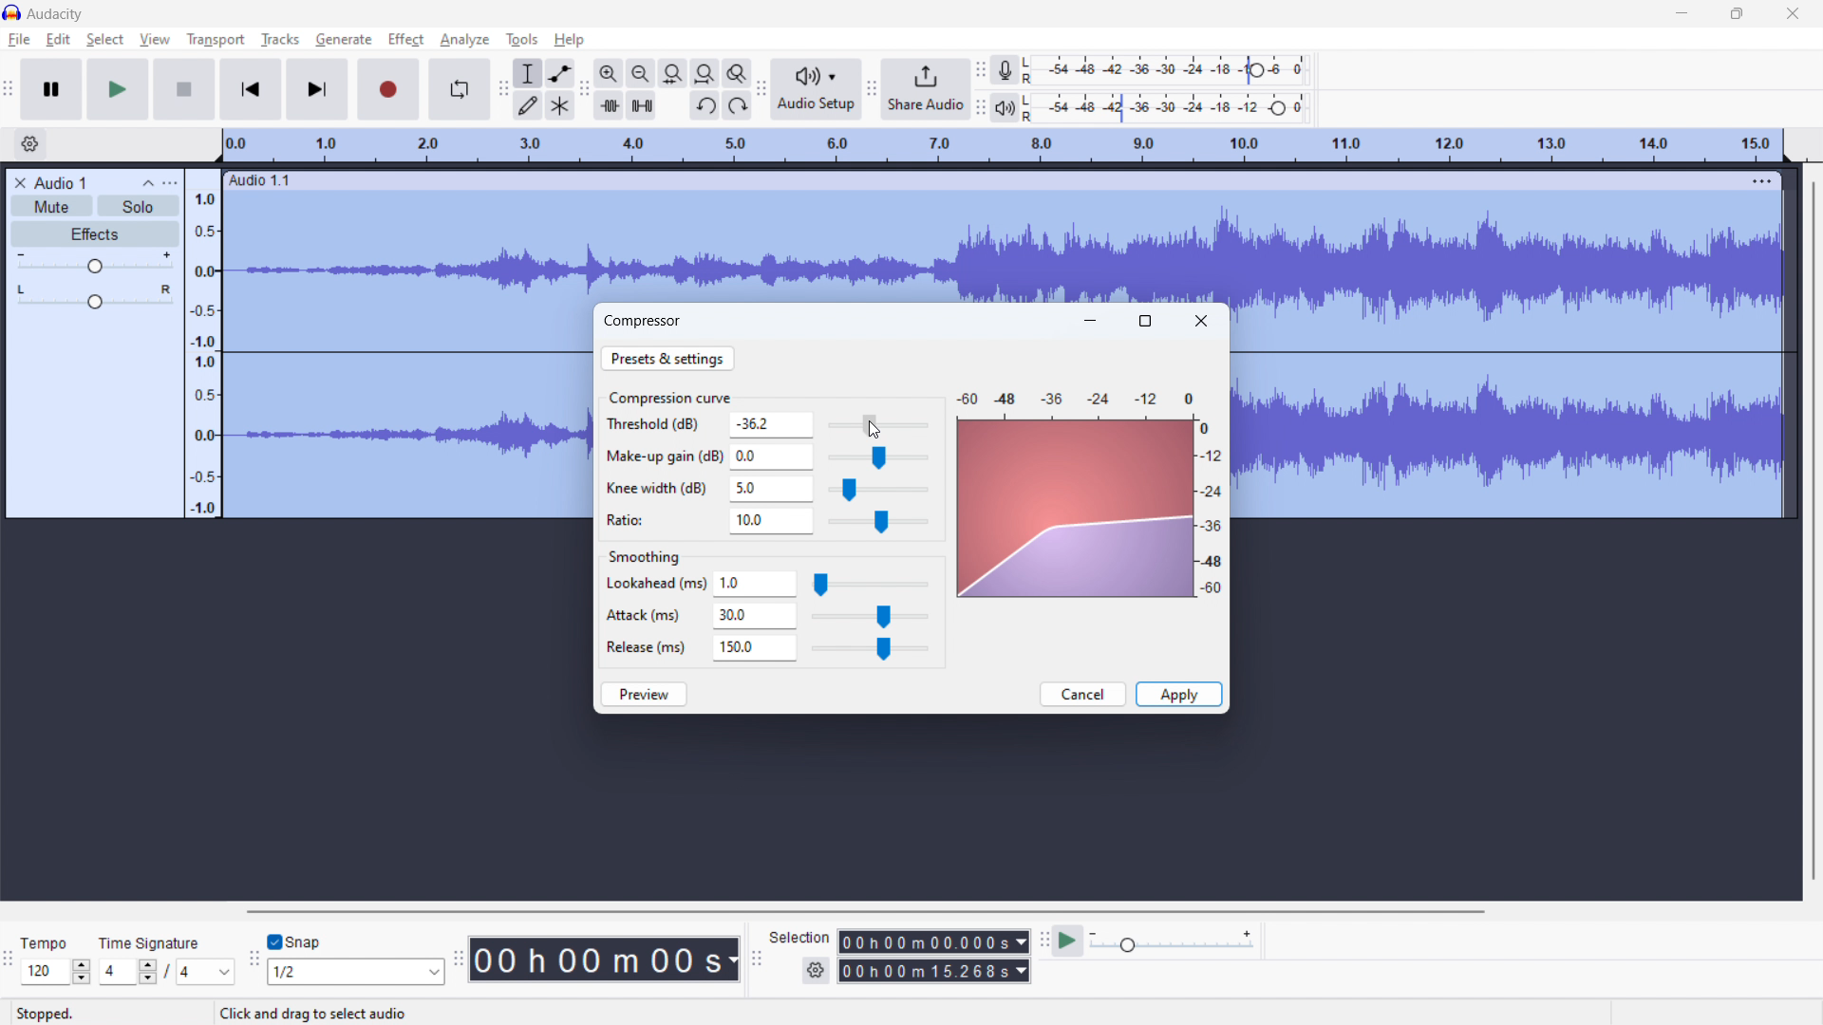 This screenshot has width=1823, height=1025. What do you see at coordinates (987, 179) in the screenshot?
I see `hold to move` at bounding box center [987, 179].